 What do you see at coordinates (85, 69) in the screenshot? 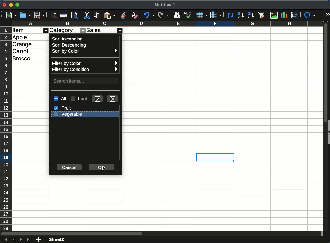
I see `filter by condition` at bounding box center [85, 69].